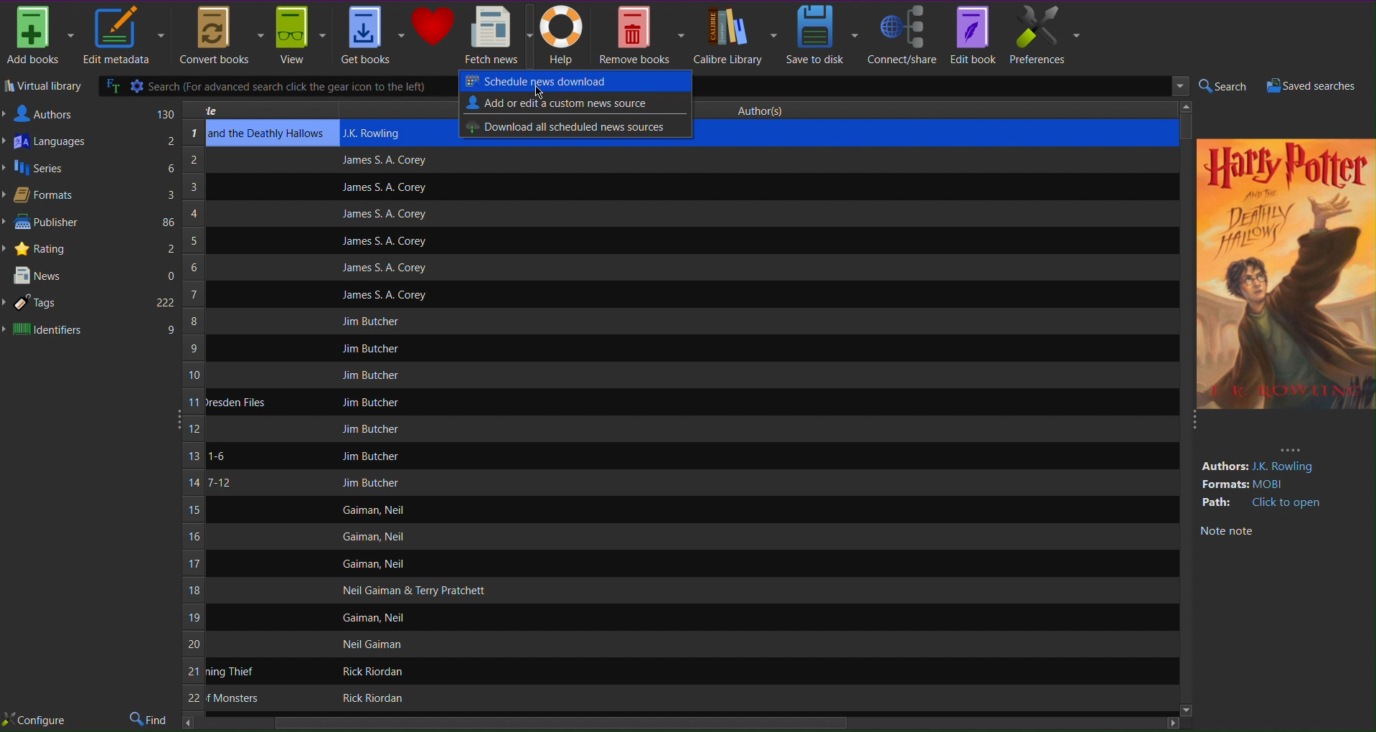  Describe the element at coordinates (384, 296) in the screenshot. I see `James S. A. Corey` at that location.